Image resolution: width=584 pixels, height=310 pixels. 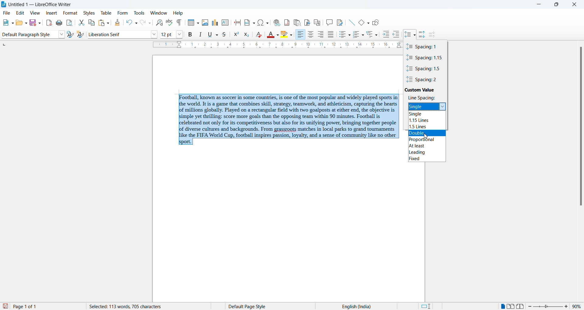 I want to click on open options, so click(x=24, y=22).